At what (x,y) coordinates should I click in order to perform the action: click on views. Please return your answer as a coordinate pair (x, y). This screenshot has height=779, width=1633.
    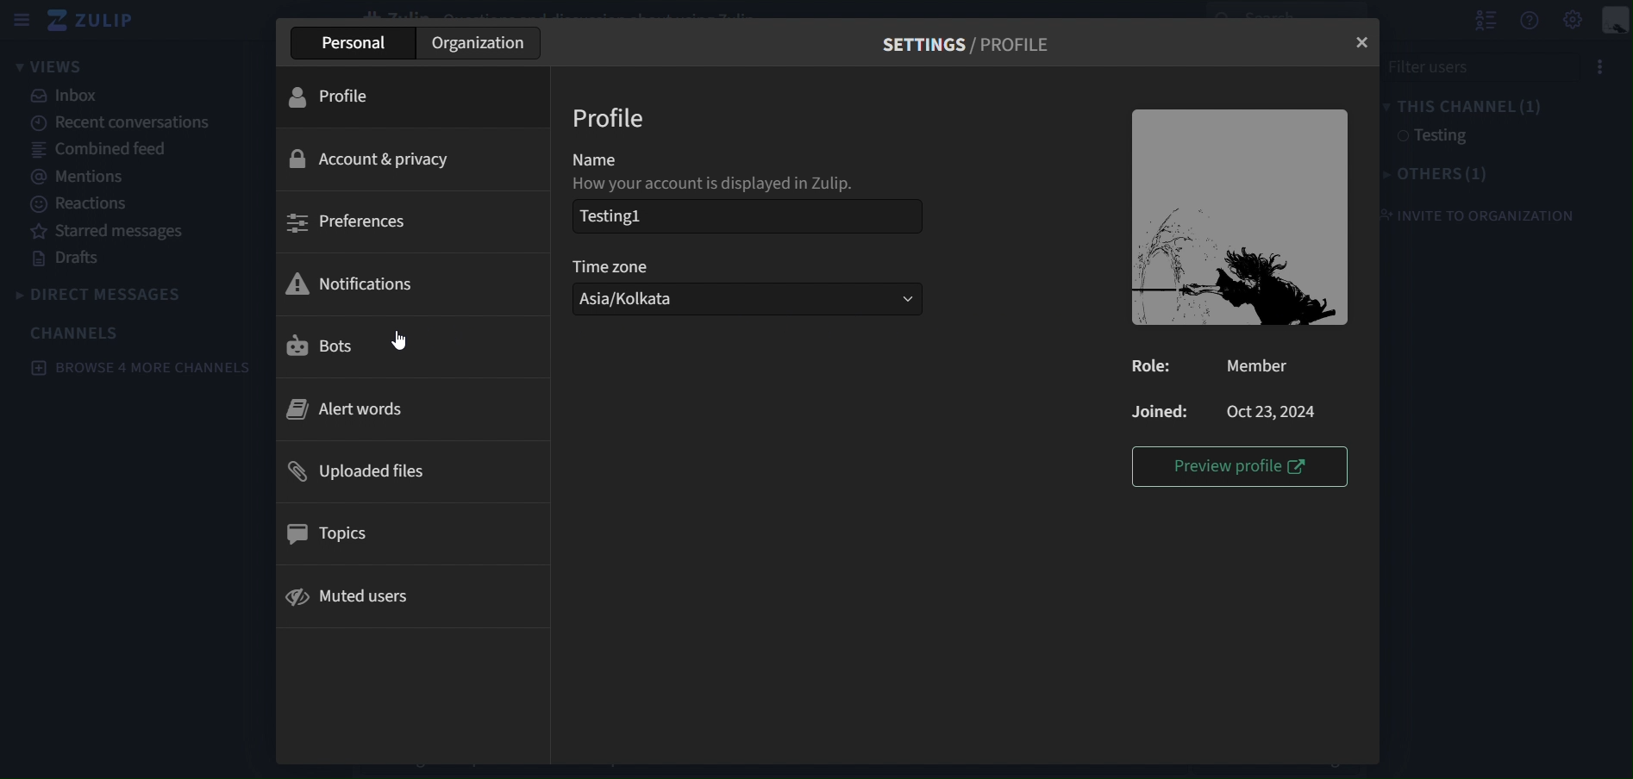
    Looking at the image, I should click on (65, 65).